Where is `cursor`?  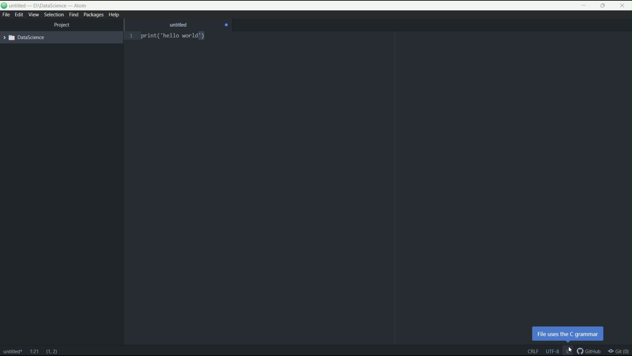
cursor is located at coordinates (569, 349).